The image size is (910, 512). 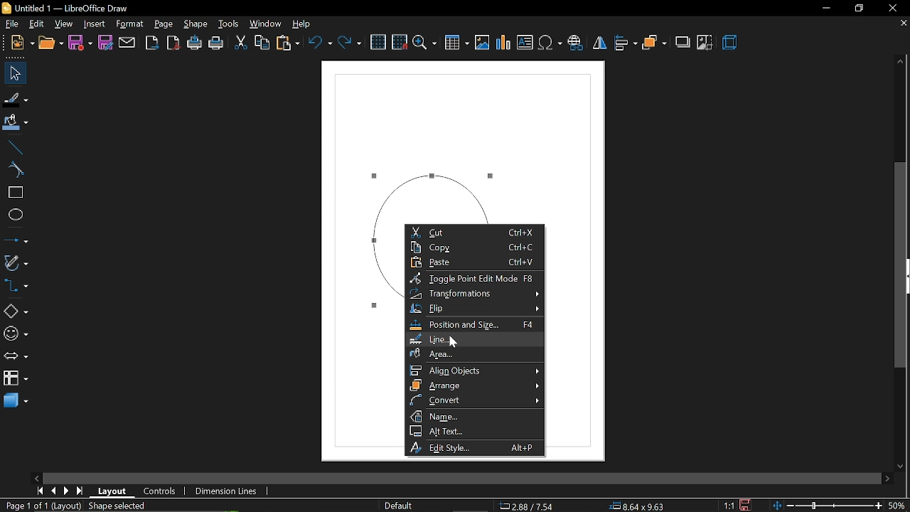 What do you see at coordinates (67, 490) in the screenshot?
I see `next page` at bounding box center [67, 490].